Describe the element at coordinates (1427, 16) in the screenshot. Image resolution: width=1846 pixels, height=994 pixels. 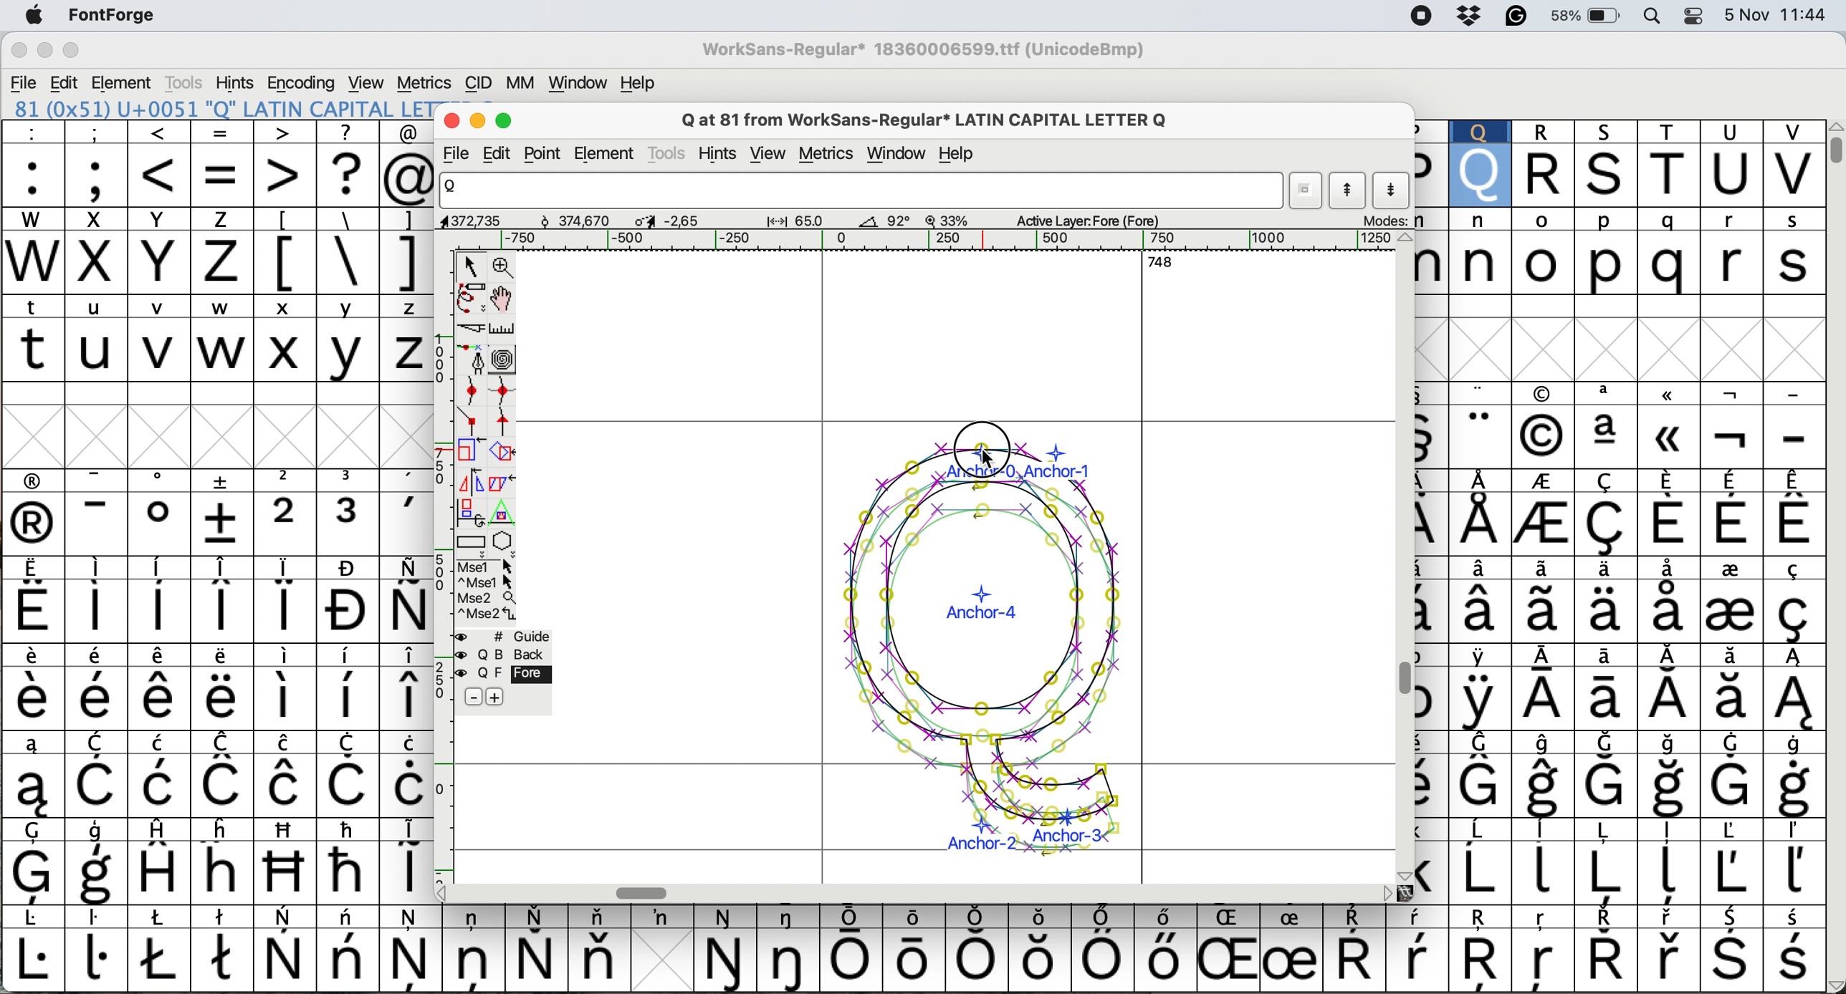
I see `screen recorder` at that location.